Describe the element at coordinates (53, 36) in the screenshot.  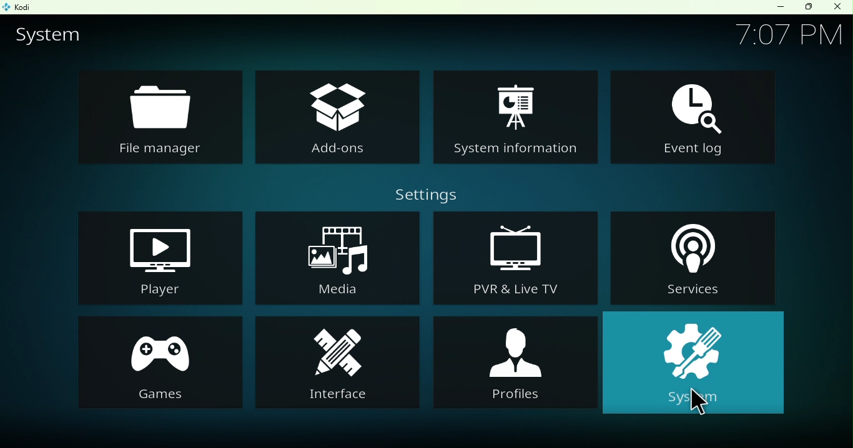
I see `System` at that location.